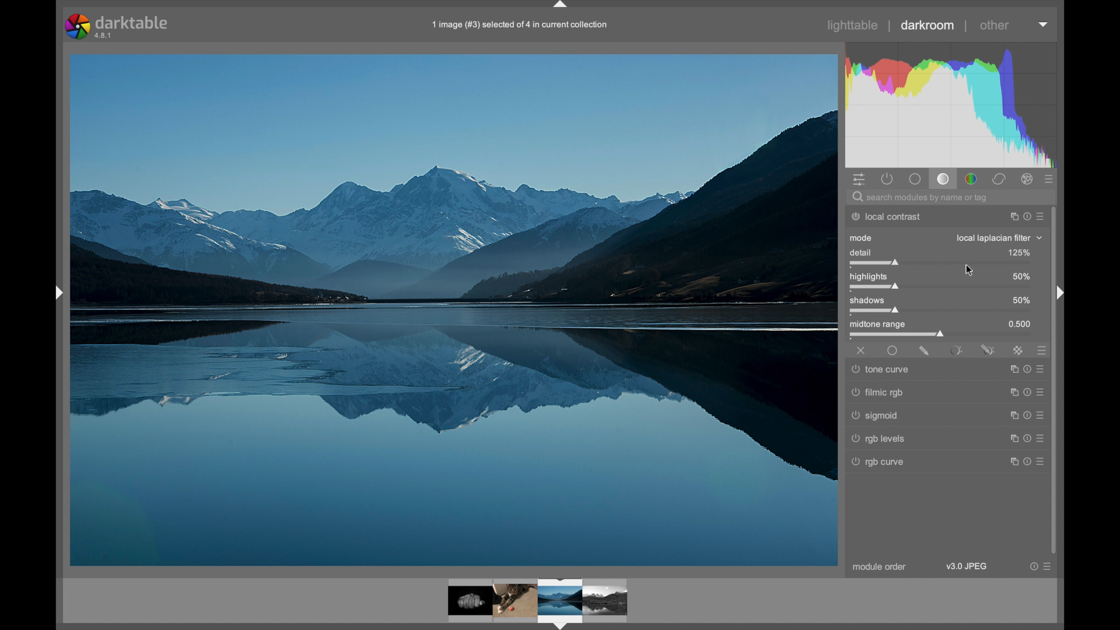  Describe the element at coordinates (853, 25) in the screenshot. I see `lighttable` at that location.